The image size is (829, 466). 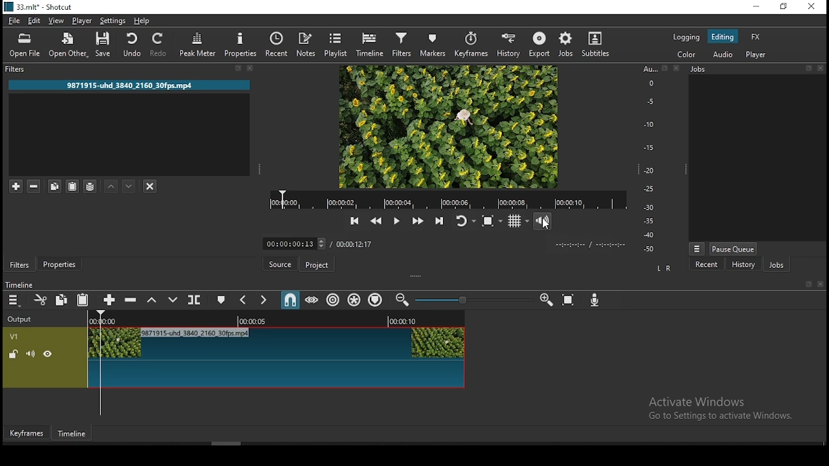 I want to click on keyframes, so click(x=471, y=45).